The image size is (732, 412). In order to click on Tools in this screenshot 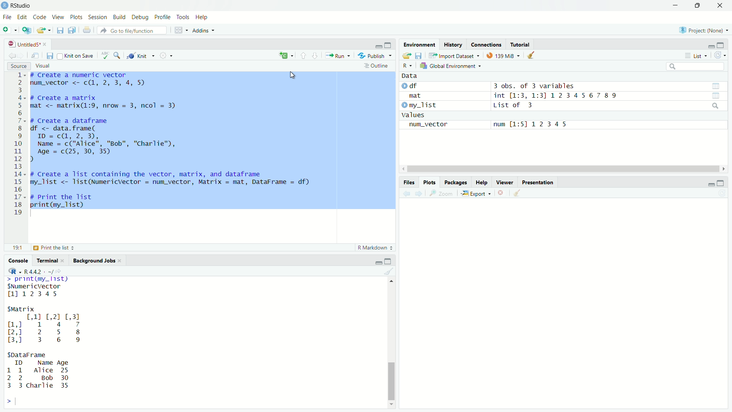, I will do `click(182, 17)`.